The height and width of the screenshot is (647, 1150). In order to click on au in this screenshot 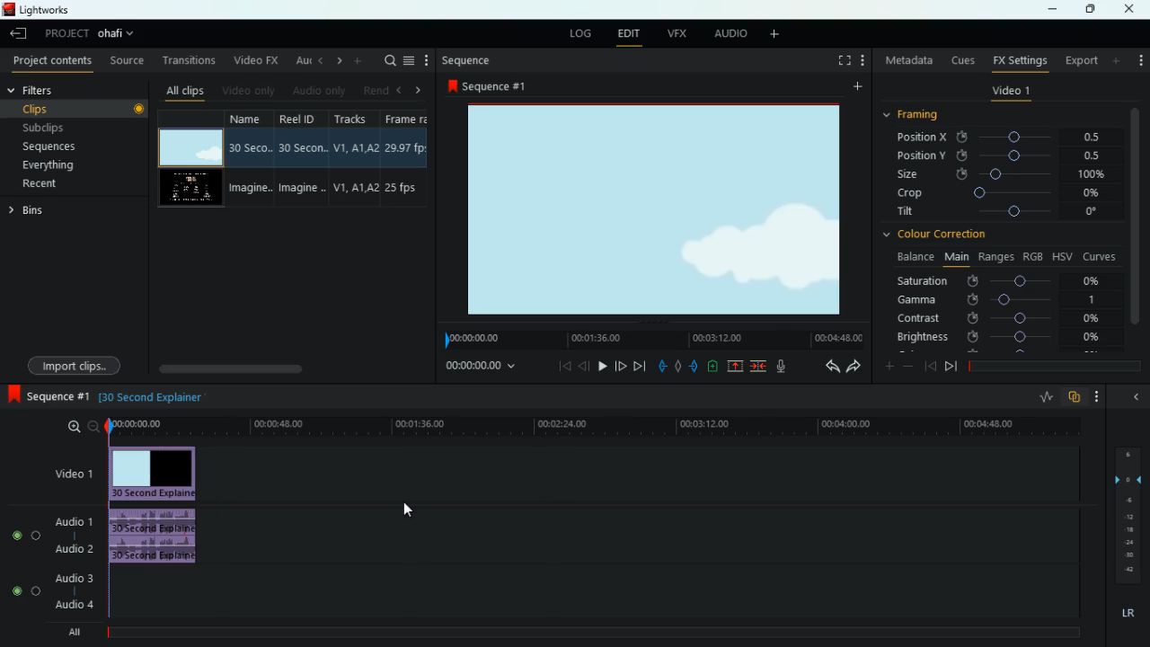, I will do `click(297, 60)`.